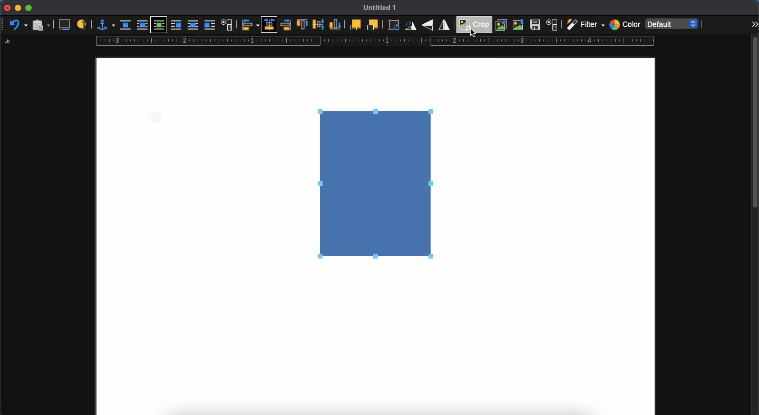 Image resolution: width=759 pixels, height=415 pixels. What do you see at coordinates (176, 26) in the screenshot?
I see `before` at bounding box center [176, 26].